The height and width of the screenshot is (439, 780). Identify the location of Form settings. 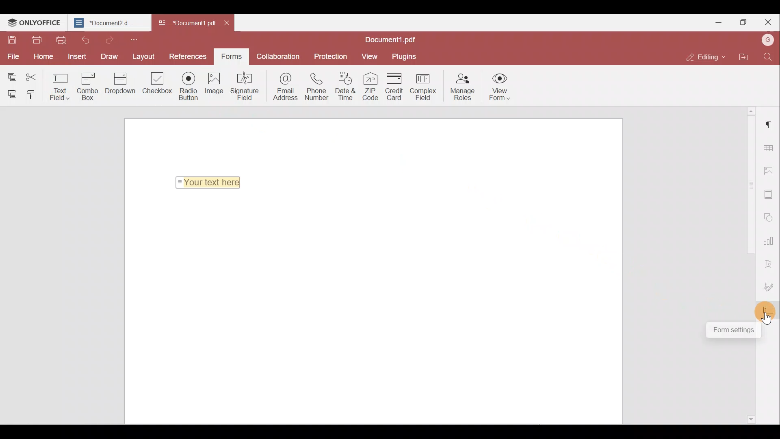
(770, 309).